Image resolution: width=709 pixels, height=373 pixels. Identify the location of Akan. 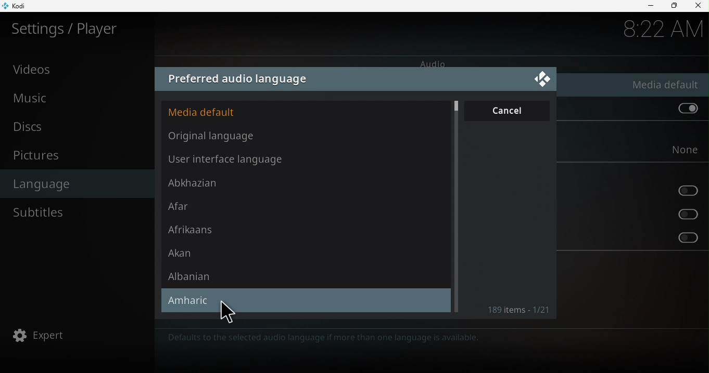
(303, 253).